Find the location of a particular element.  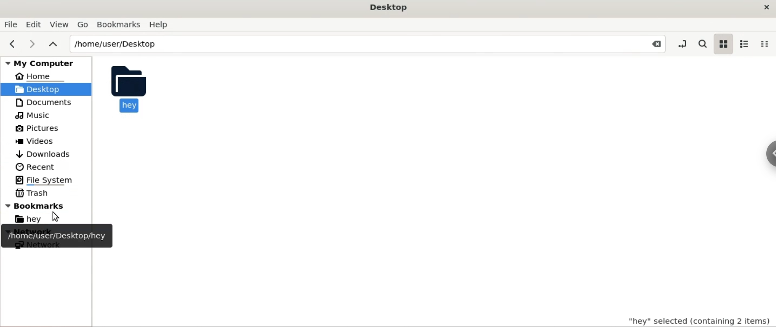

next is located at coordinates (33, 43).